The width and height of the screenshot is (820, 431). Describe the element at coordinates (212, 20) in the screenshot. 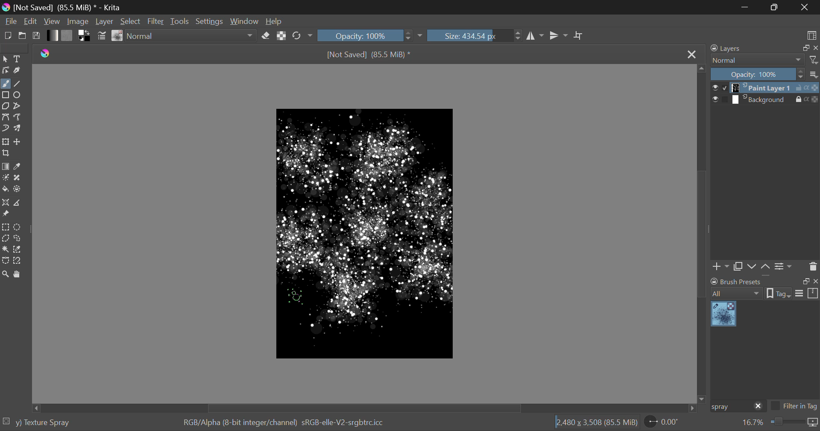

I see `Settings` at that location.